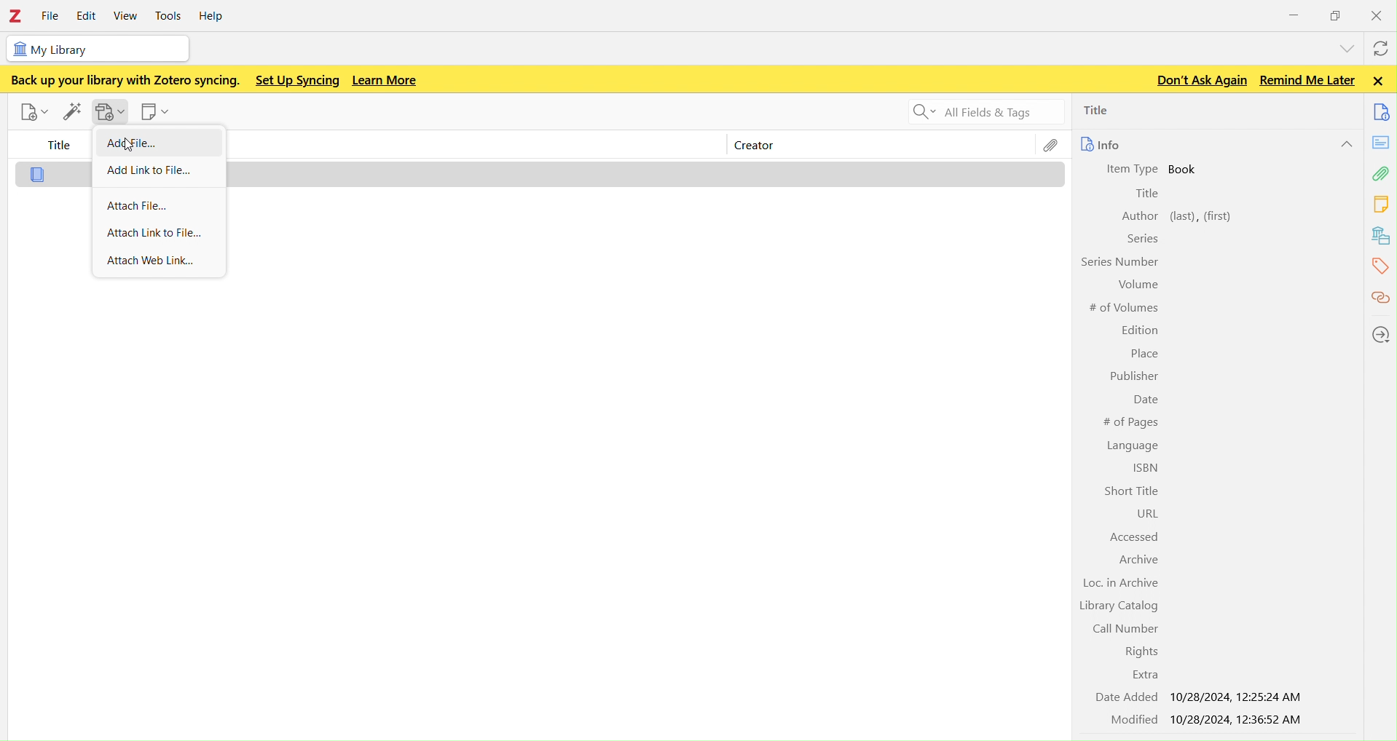 The width and height of the screenshot is (1397, 741). Describe the element at coordinates (1127, 627) in the screenshot. I see `Call Number` at that location.